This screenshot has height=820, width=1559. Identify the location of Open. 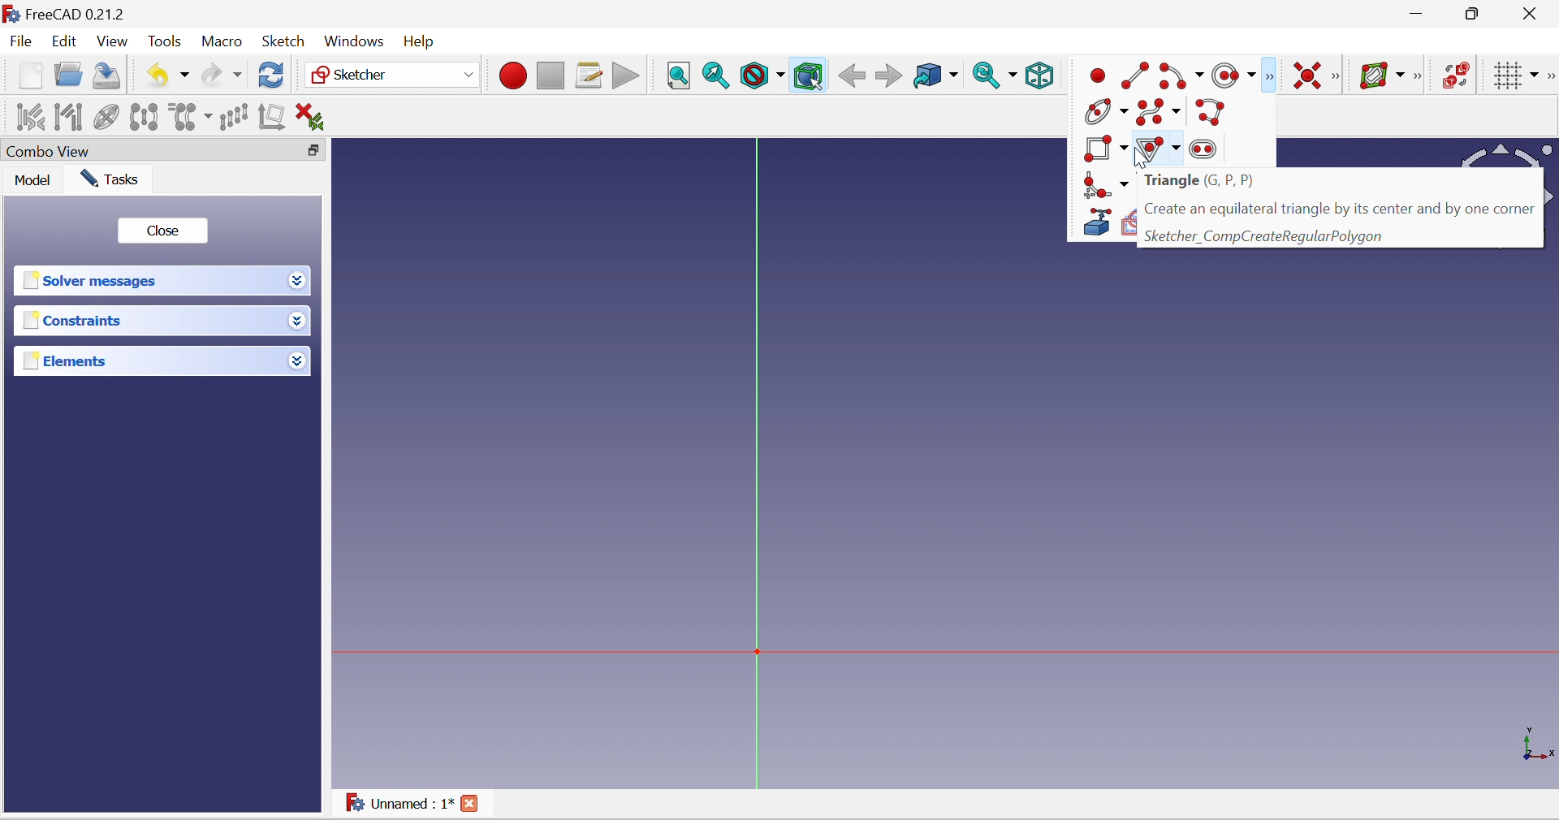
(69, 76).